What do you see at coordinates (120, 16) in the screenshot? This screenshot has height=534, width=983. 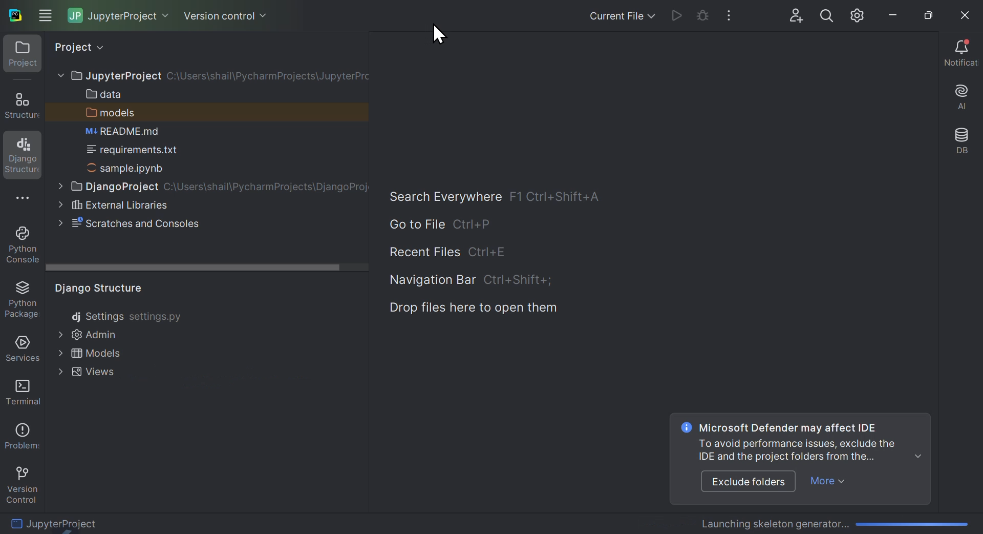 I see `Jupyter project` at bounding box center [120, 16].